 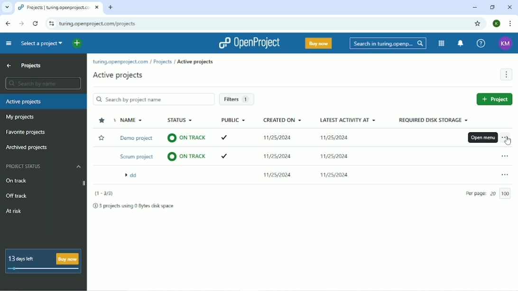 I want to click on View site information, so click(x=51, y=23).